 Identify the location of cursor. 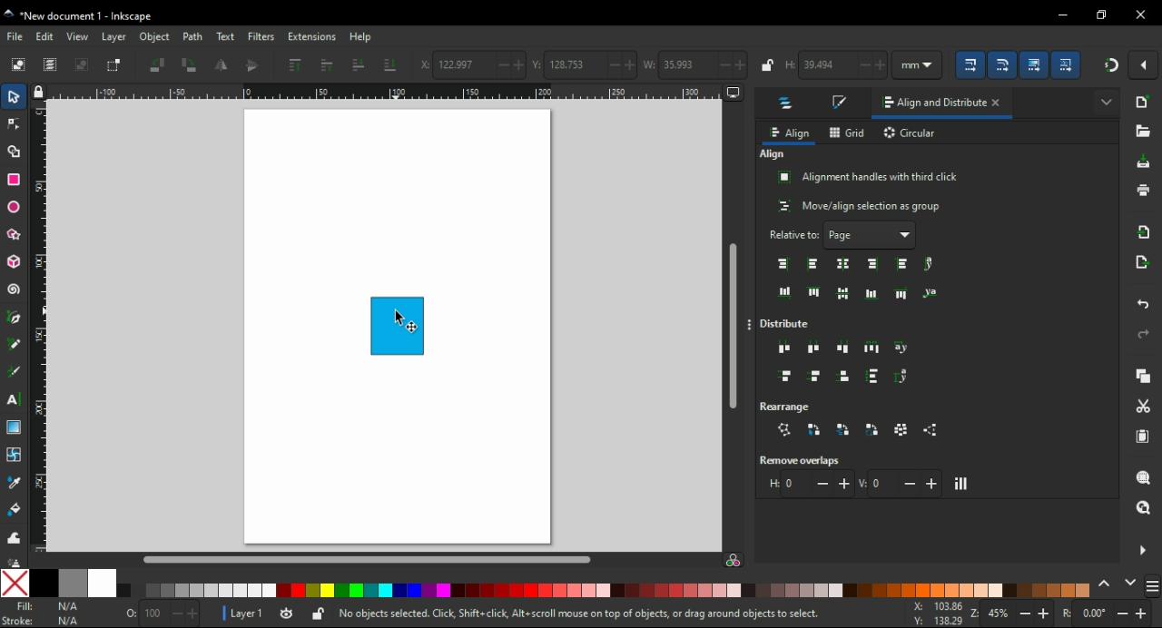
(401, 317).